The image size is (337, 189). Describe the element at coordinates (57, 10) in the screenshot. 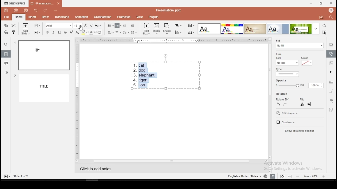

I see `customize quick access toolbar` at that location.